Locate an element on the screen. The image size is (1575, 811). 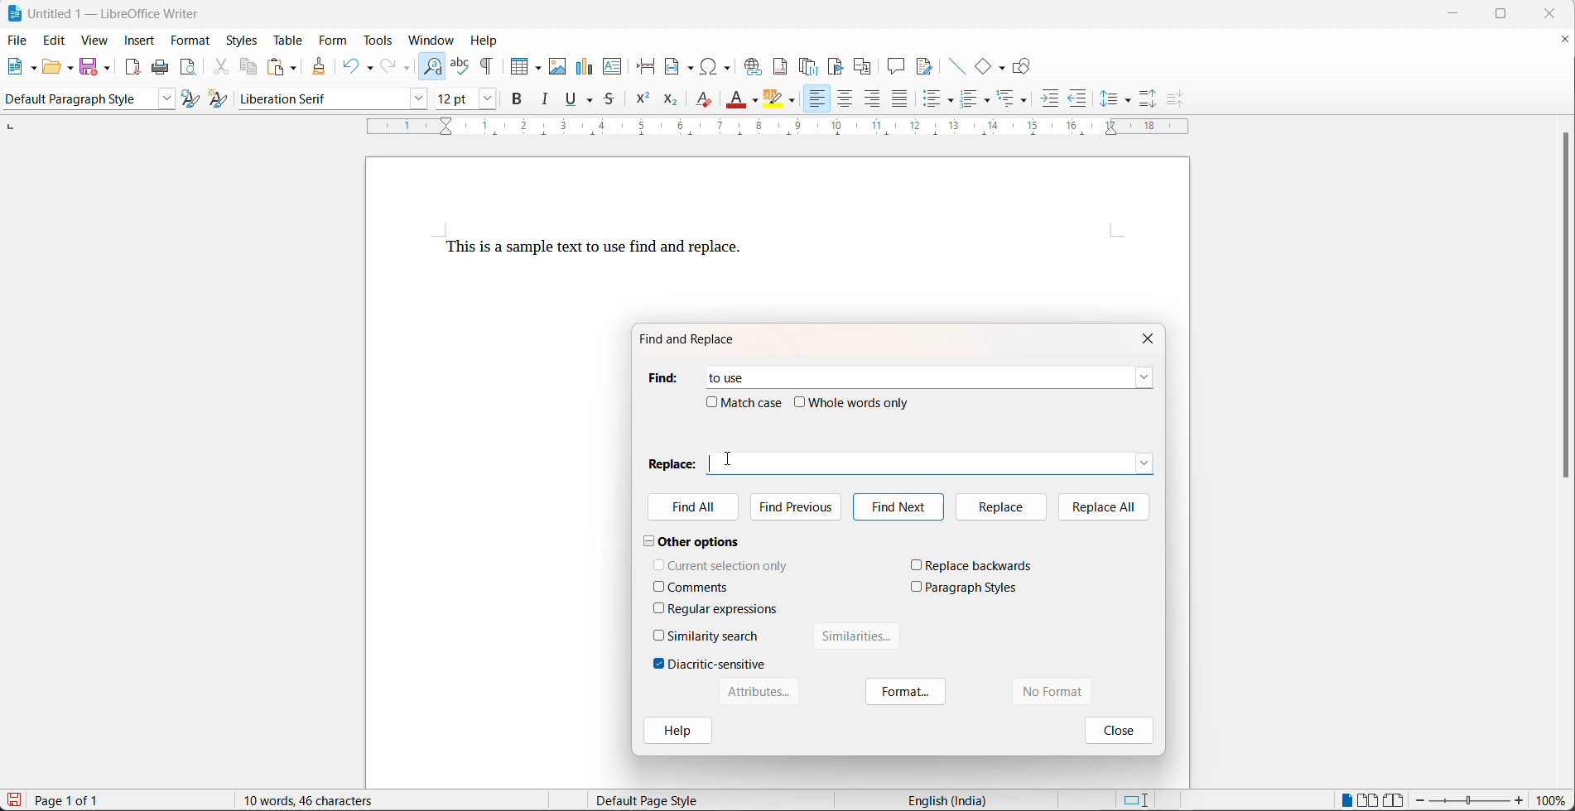
find and replace is located at coordinates (433, 64).